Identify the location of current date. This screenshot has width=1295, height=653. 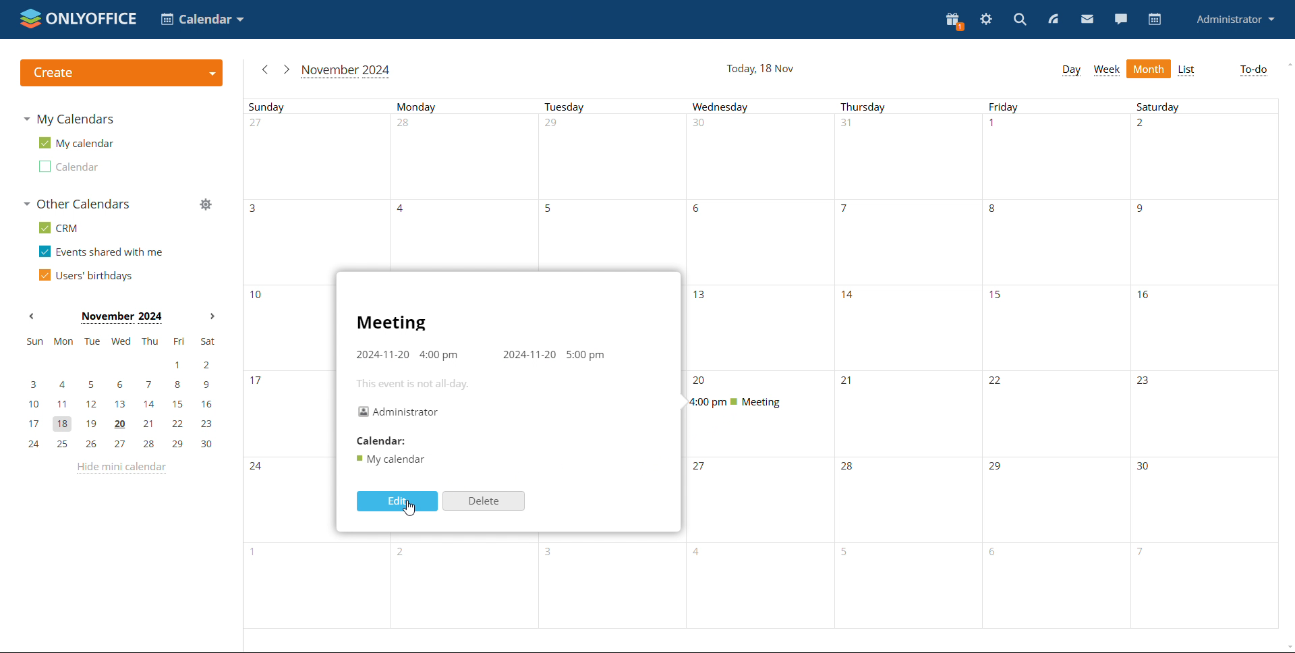
(761, 69).